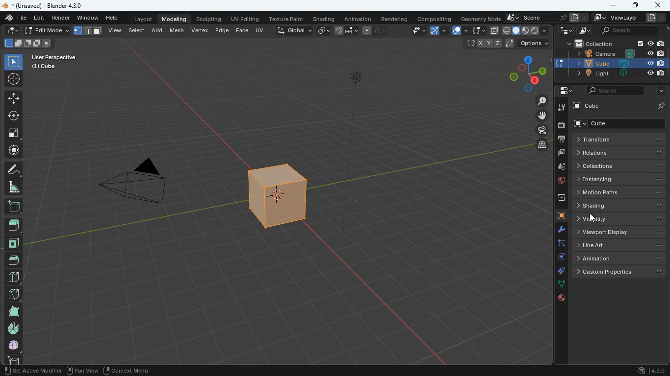  I want to click on draw, so click(14, 170).